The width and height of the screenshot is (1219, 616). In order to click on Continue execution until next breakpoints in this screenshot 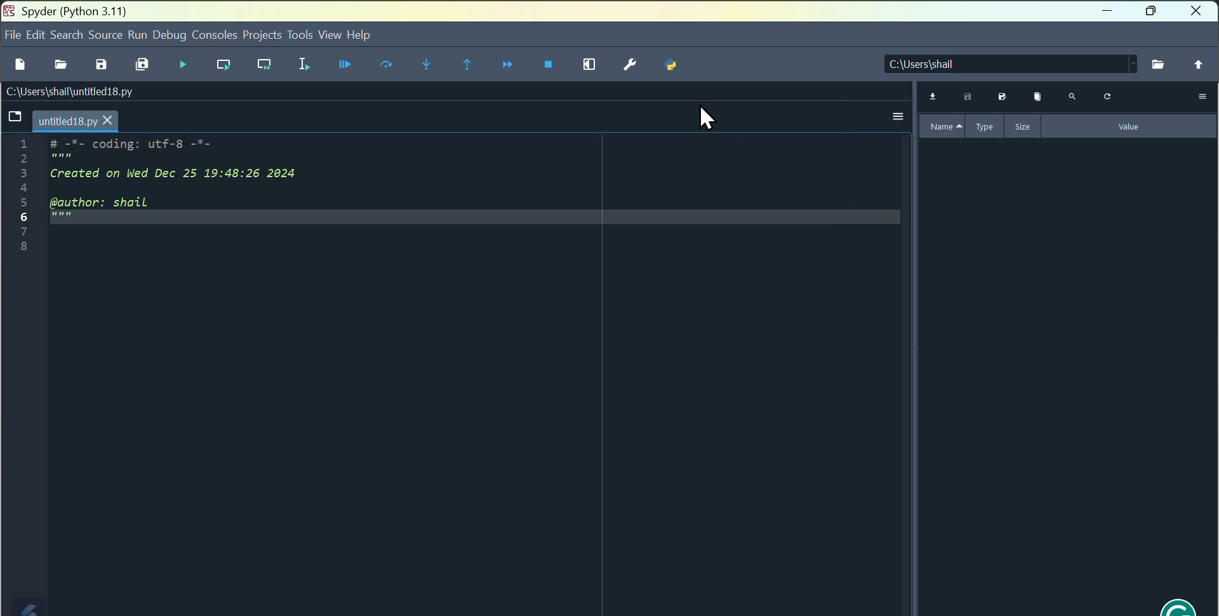, I will do `click(509, 67)`.